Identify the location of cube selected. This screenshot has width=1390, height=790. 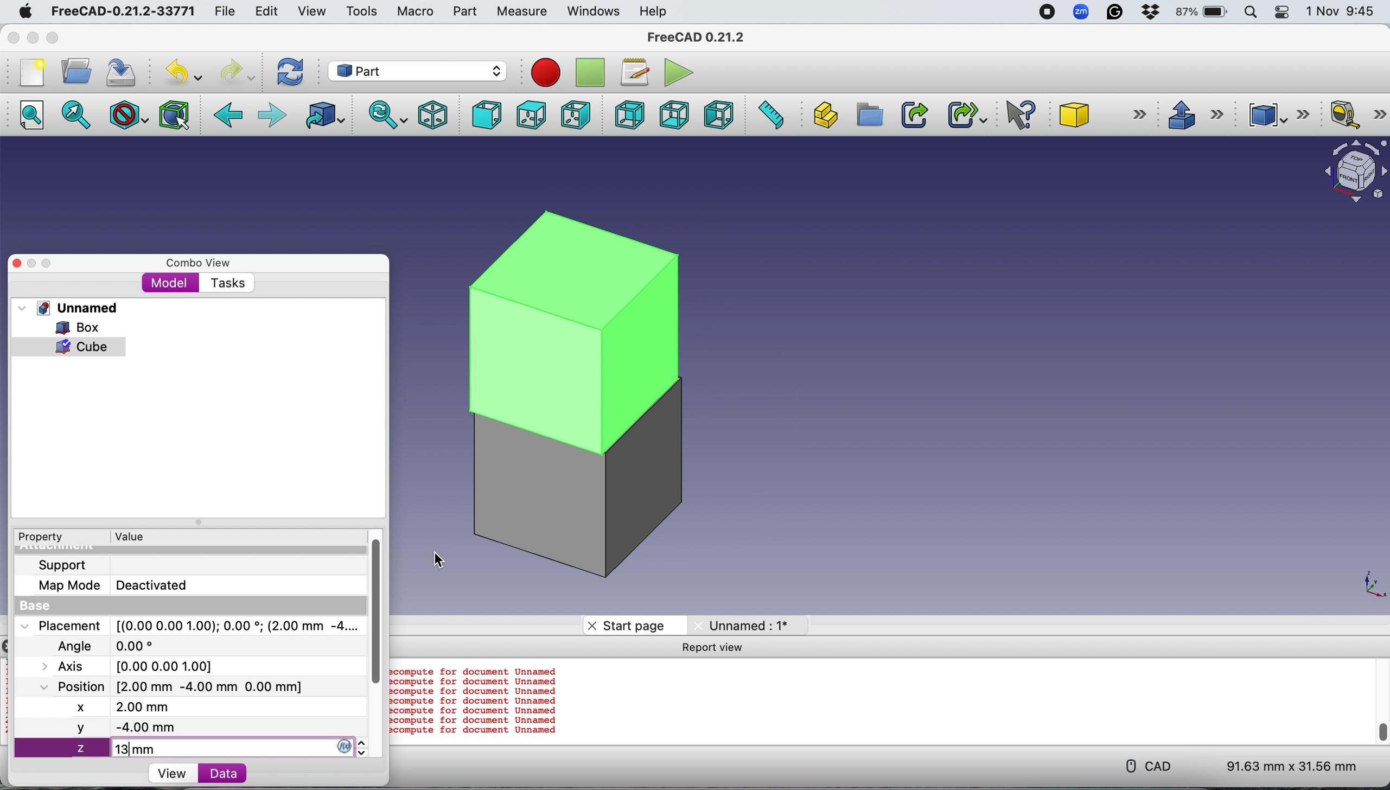
(74, 347).